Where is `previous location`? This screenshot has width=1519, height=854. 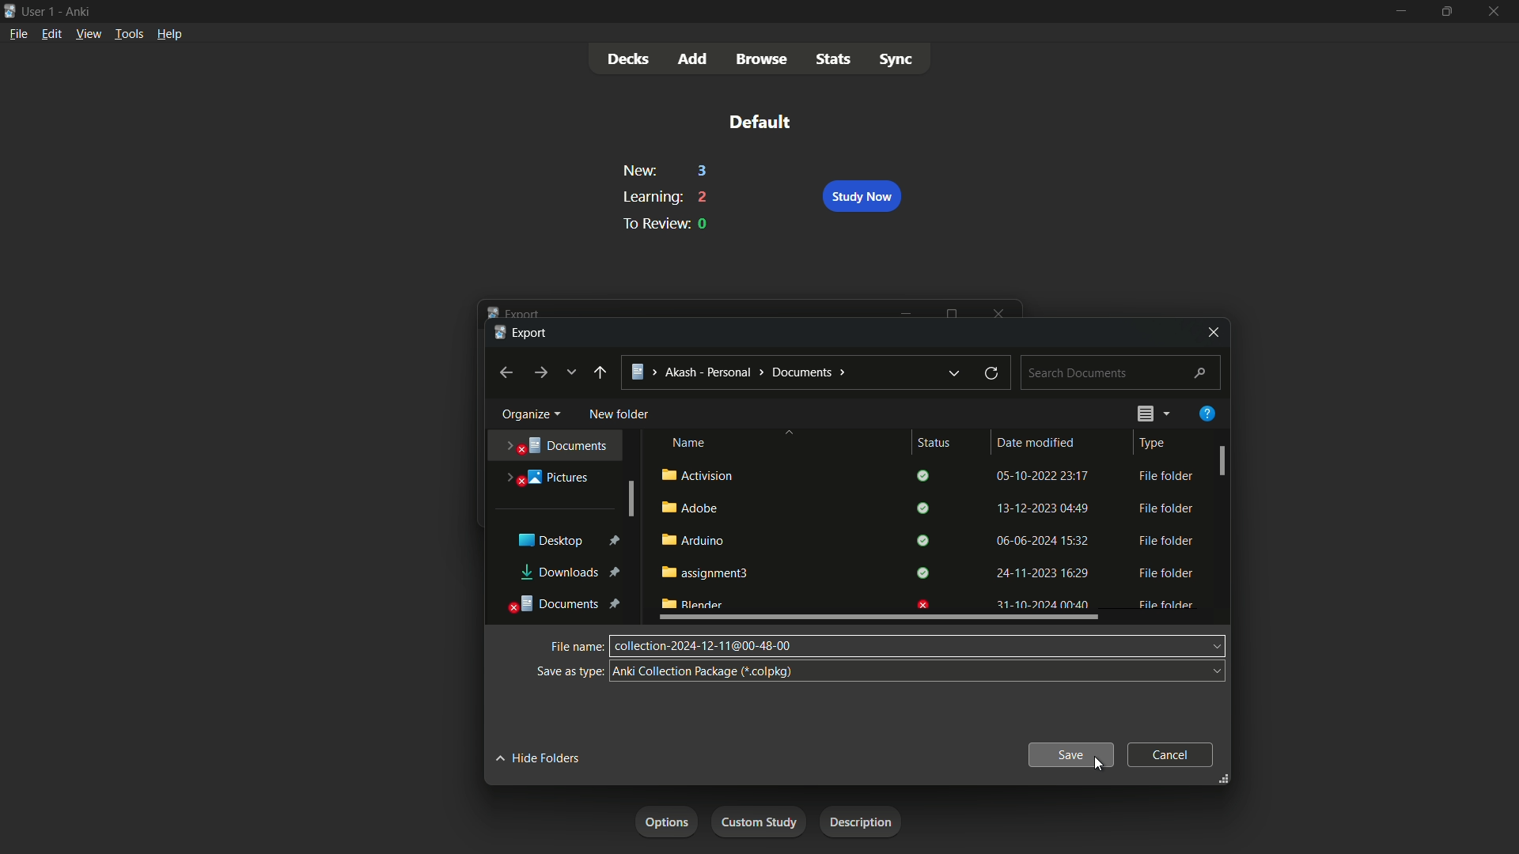
previous location is located at coordinates (956, 374).